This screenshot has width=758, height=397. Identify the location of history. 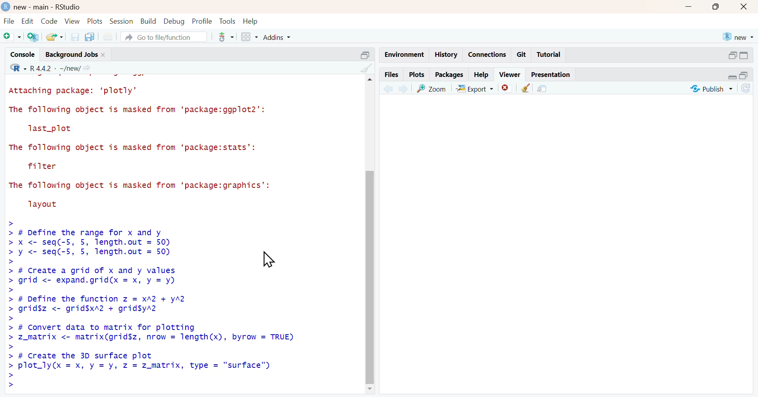
(445, 55).